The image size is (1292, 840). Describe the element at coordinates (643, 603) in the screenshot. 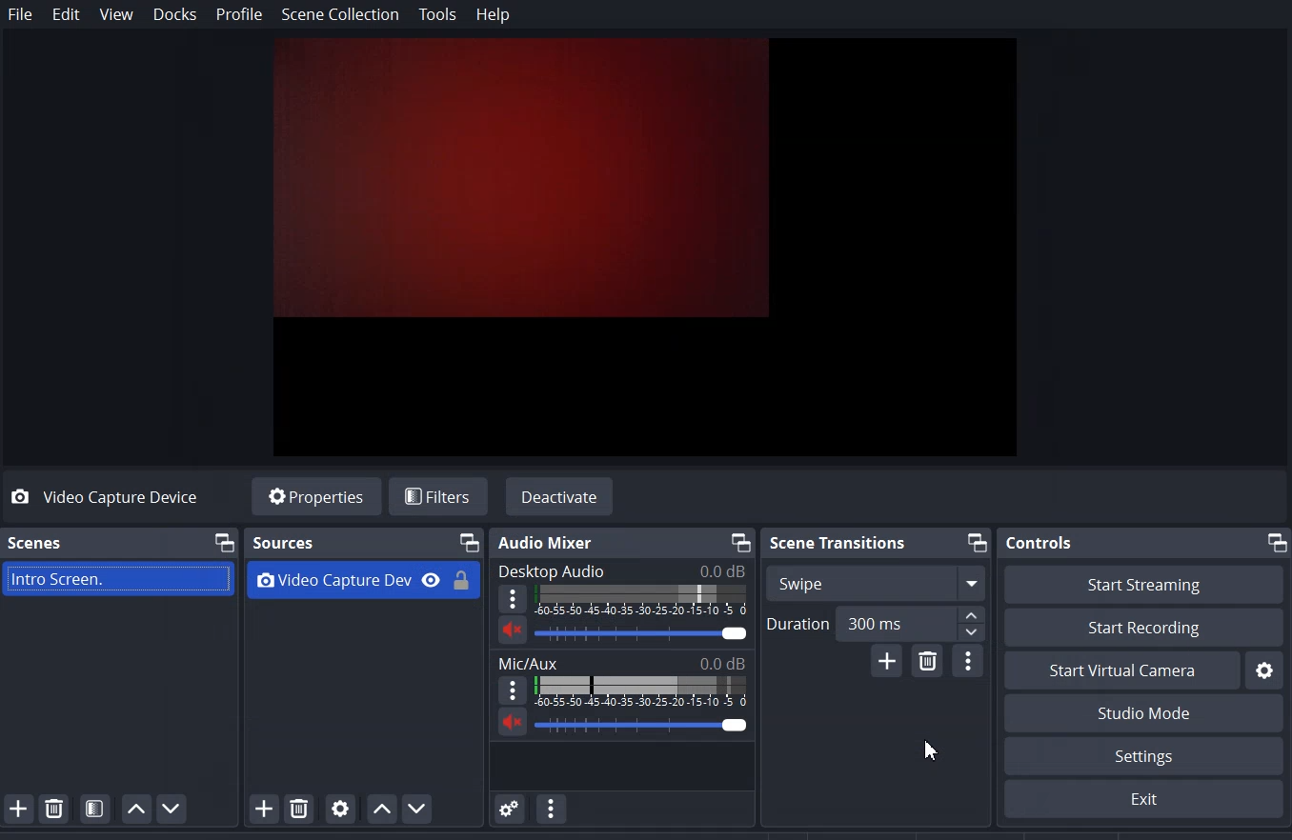

I see `Volume Indicator` at that location.